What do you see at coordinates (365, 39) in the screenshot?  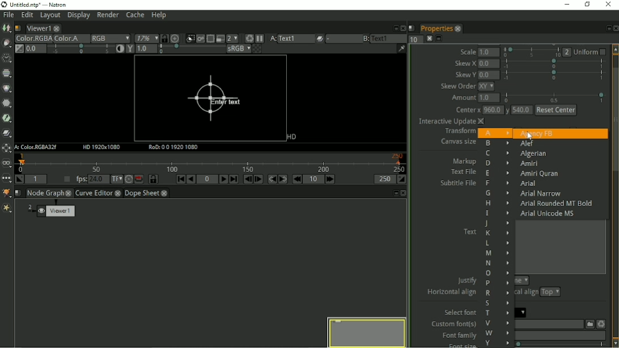 I see `B` at bounding box center [365, 39].